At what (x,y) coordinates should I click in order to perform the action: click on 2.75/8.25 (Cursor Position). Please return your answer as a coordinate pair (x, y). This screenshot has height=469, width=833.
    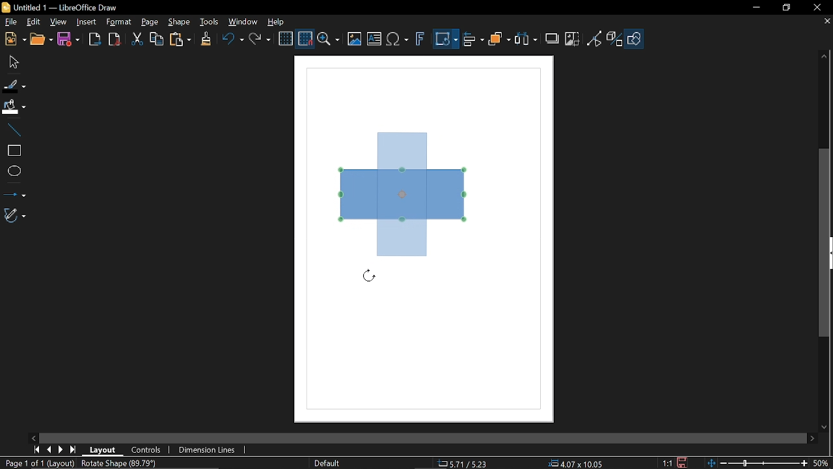
    Looking at the image, I should click on (465, 464).